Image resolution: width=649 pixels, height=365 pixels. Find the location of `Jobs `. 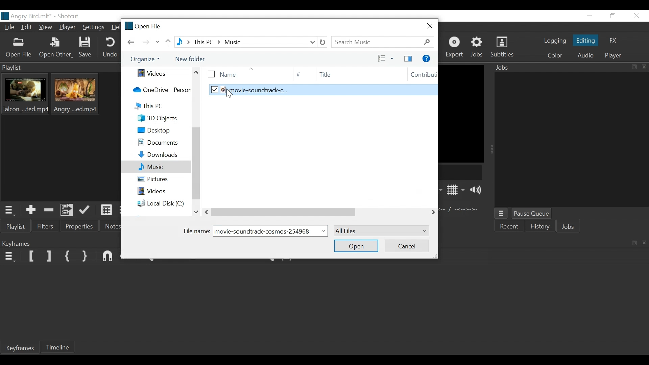

Jobs  is located at coordinates (478, 47).